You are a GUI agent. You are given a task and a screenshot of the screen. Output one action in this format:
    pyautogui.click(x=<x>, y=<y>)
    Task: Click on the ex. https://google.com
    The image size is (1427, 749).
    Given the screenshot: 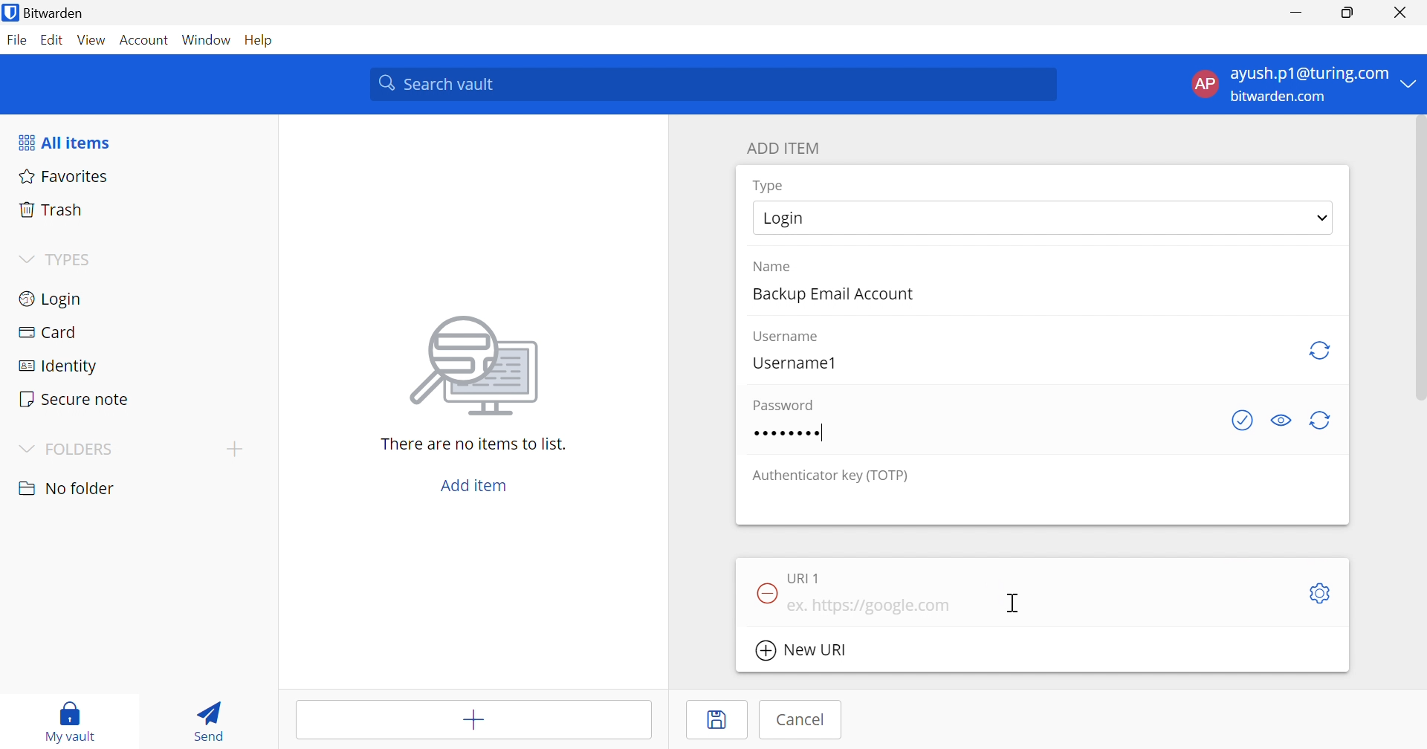 What is the action you would take?
    pyautogui.click(x=869, y=606)
    